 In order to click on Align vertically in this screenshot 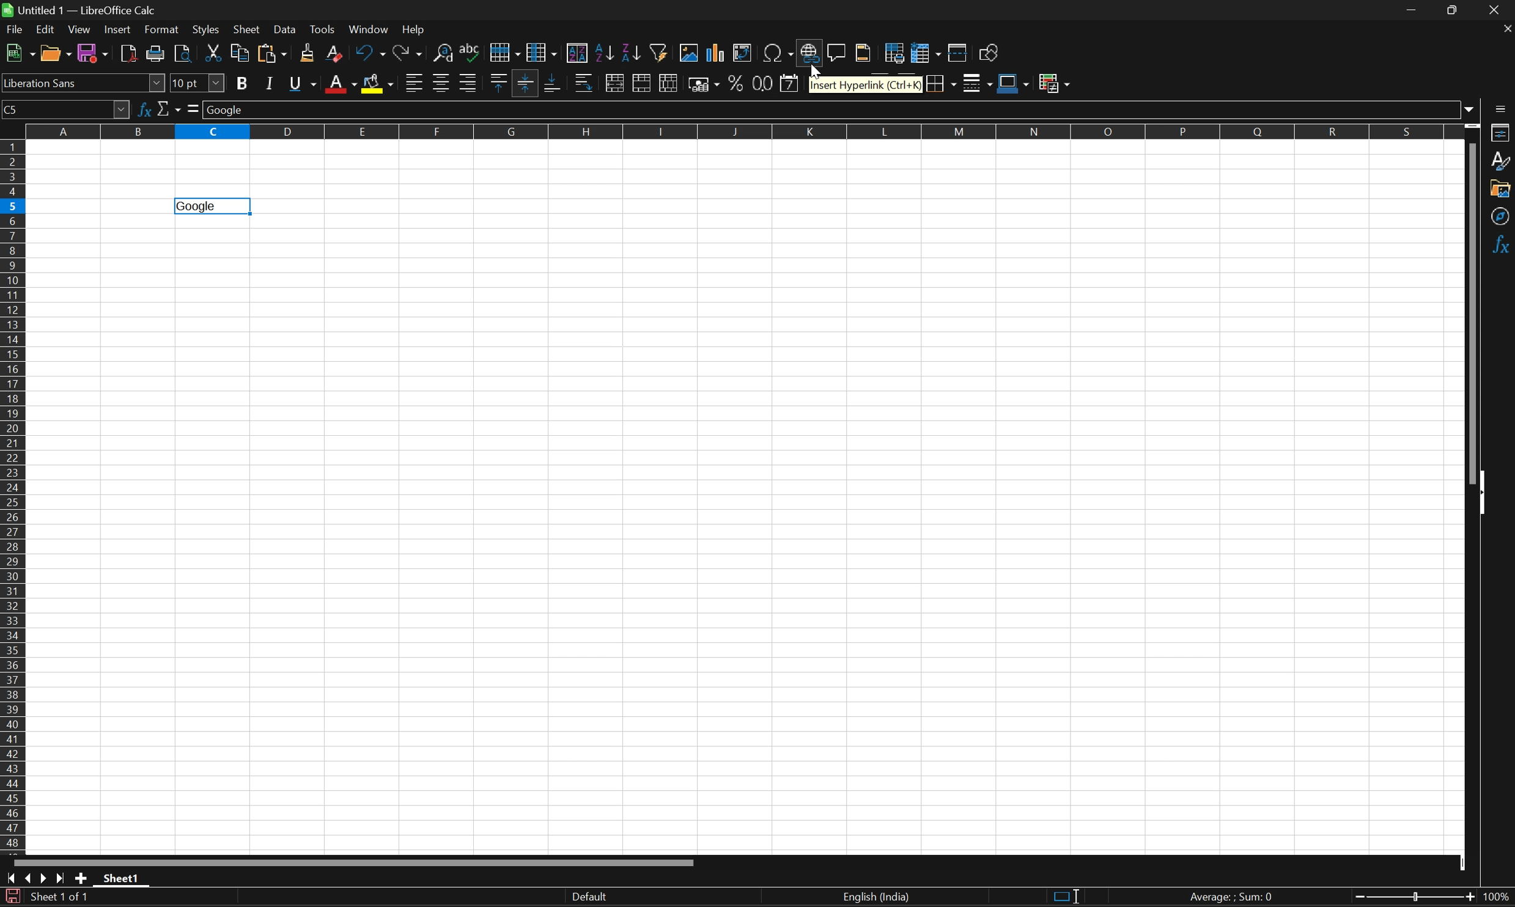, I will do `click(526, 83)`.